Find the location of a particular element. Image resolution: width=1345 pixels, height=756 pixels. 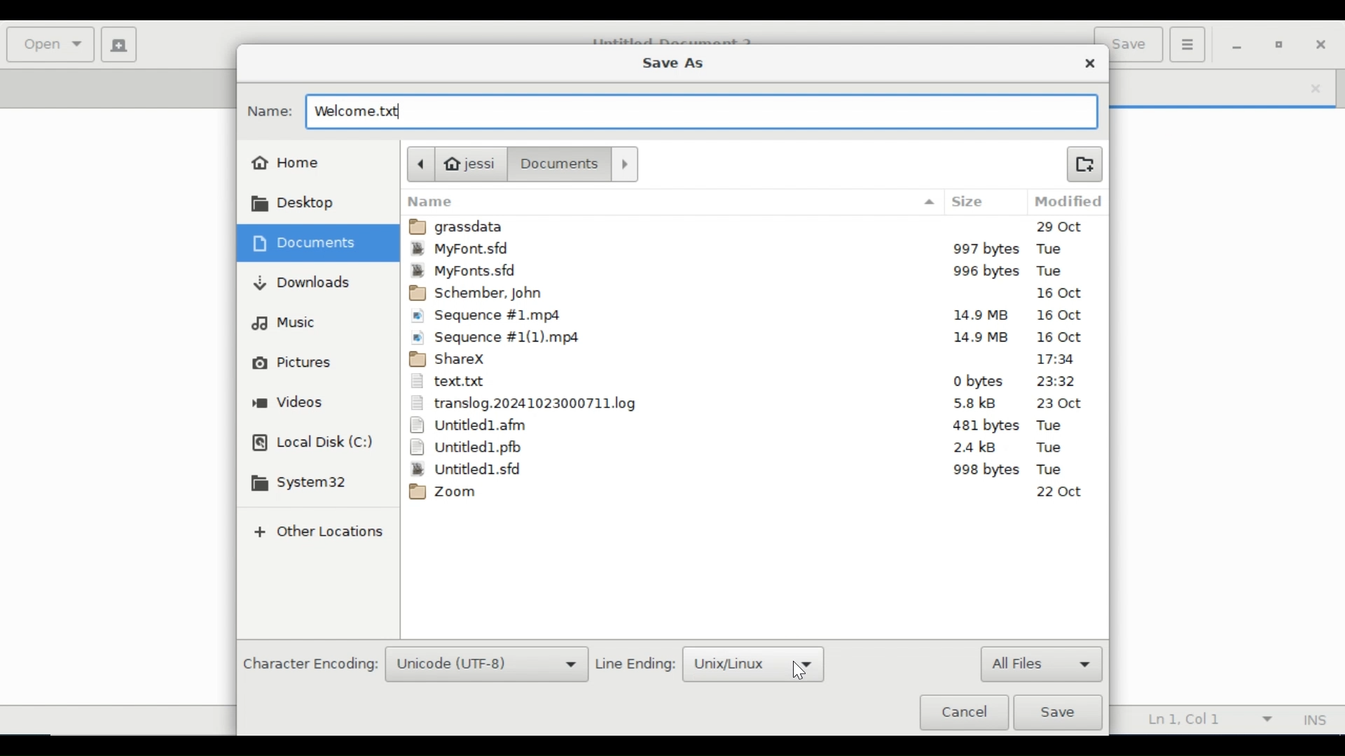

Back is located at coordinates (420, 163).